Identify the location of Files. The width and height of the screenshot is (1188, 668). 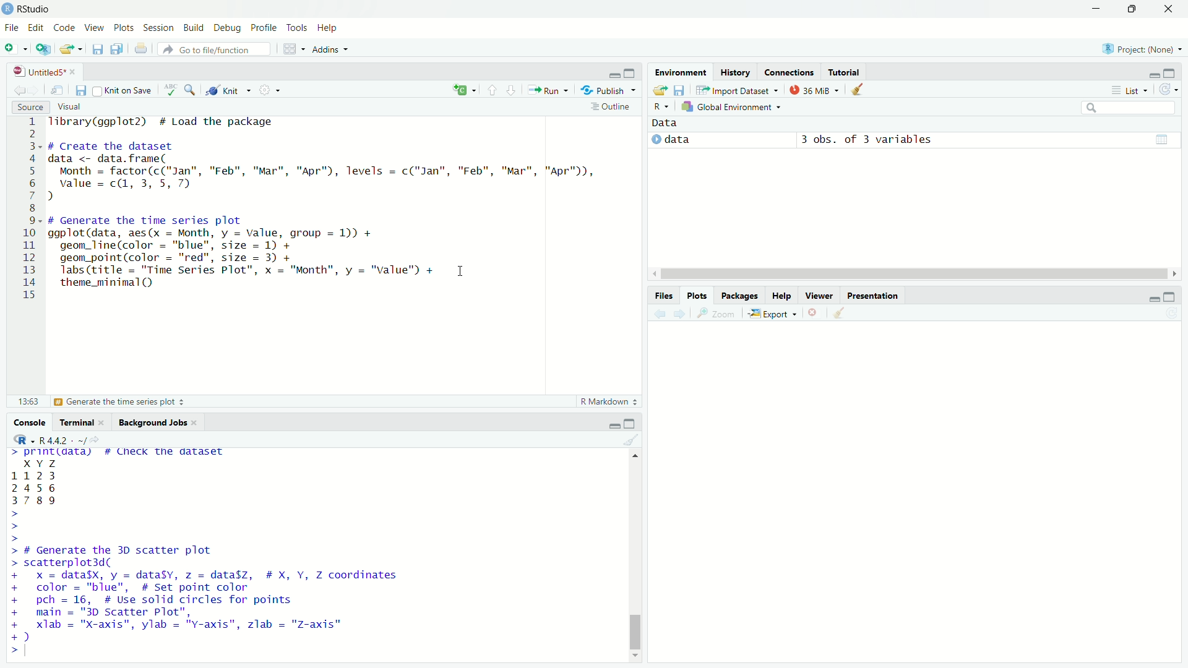
(664, 296).